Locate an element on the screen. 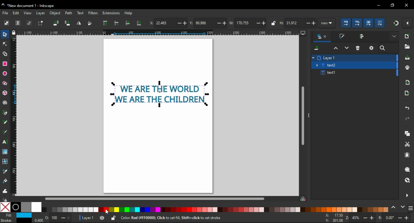 The image size is (414, 223). import is located at coordinates (407, 83).